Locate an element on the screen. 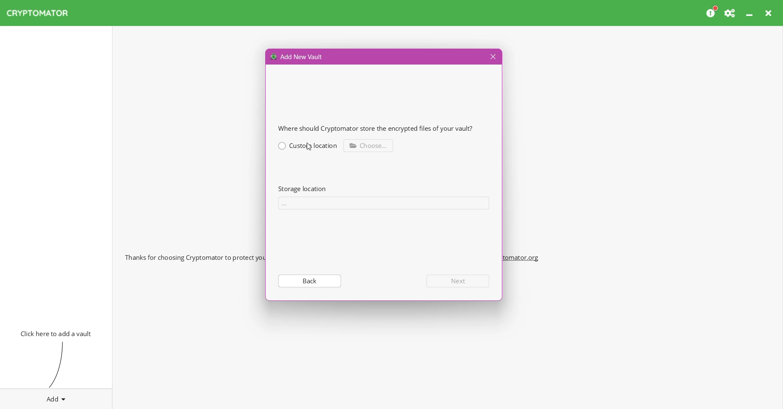 This screenshot has height=409, width=783. Back is located at coordinates (309, 280).